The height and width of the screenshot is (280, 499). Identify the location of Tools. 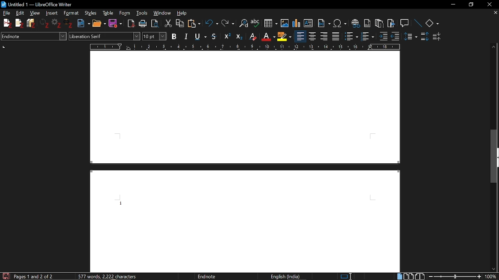
(142, 12).